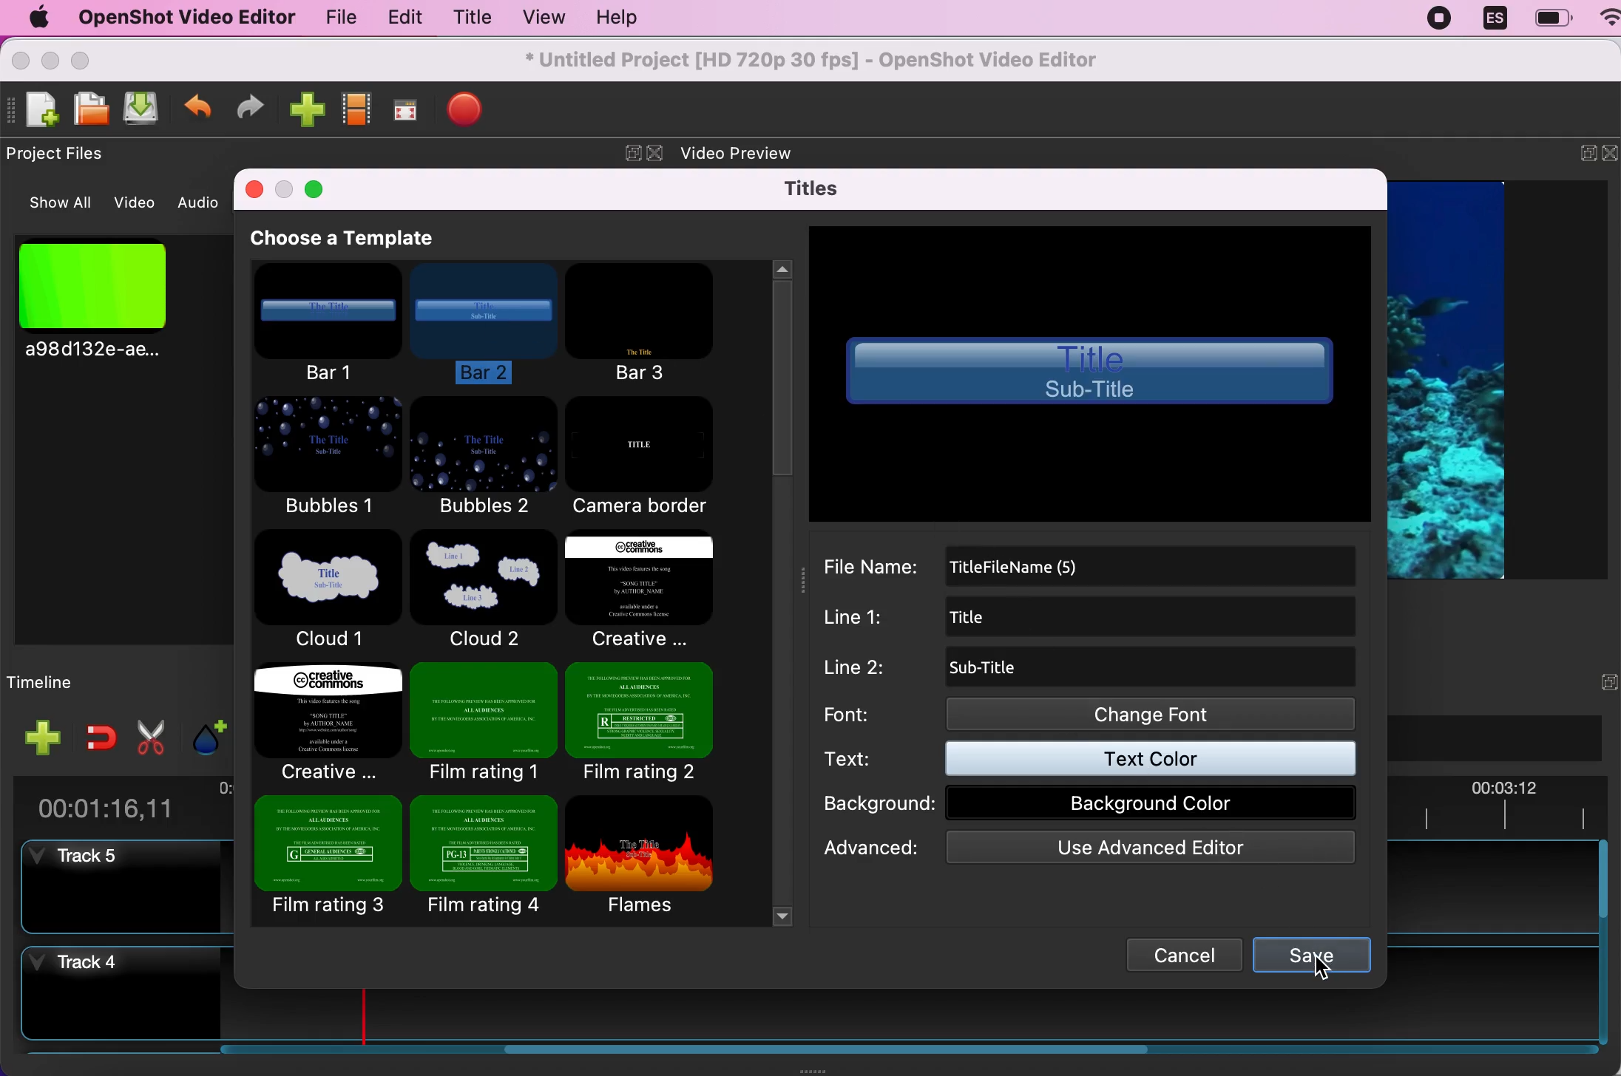 The width and height of the screenshot is (1621, 1076). I want to click on minimize, so click(1577, 156).